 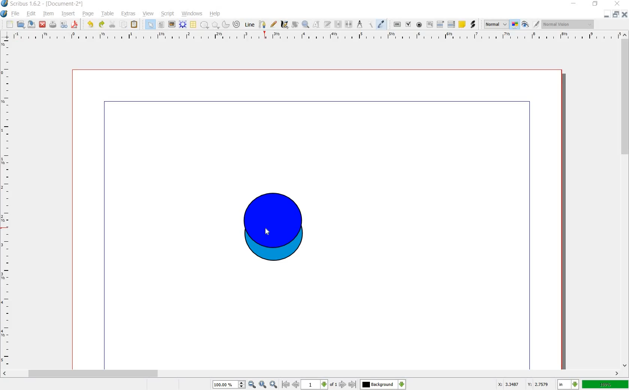 What do you see at coordinates (430, 24) in the screenshot?
I see `pdf text fied` at bounding box center [430, 24].